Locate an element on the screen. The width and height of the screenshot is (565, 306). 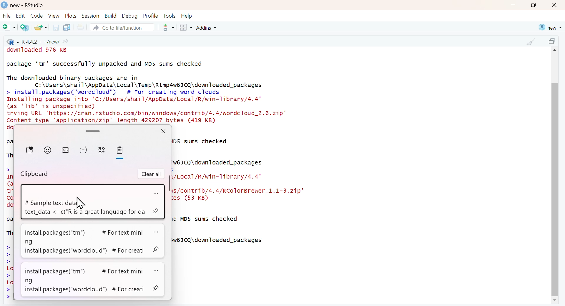
Debug is located at coordinates (130, 16).